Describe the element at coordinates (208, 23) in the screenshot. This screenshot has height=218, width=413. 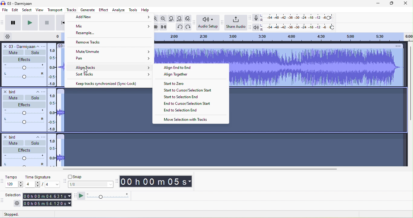
I see `audio setup` at that location.